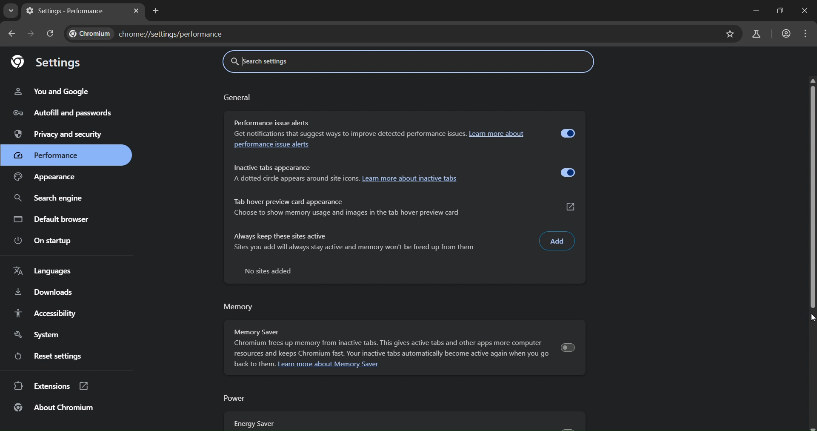 This screenshot has height=431, width=817. What do you see at coordinates (498, 133) in the screenshot?
I see `Learn more about` at bounding box center [498, 133].